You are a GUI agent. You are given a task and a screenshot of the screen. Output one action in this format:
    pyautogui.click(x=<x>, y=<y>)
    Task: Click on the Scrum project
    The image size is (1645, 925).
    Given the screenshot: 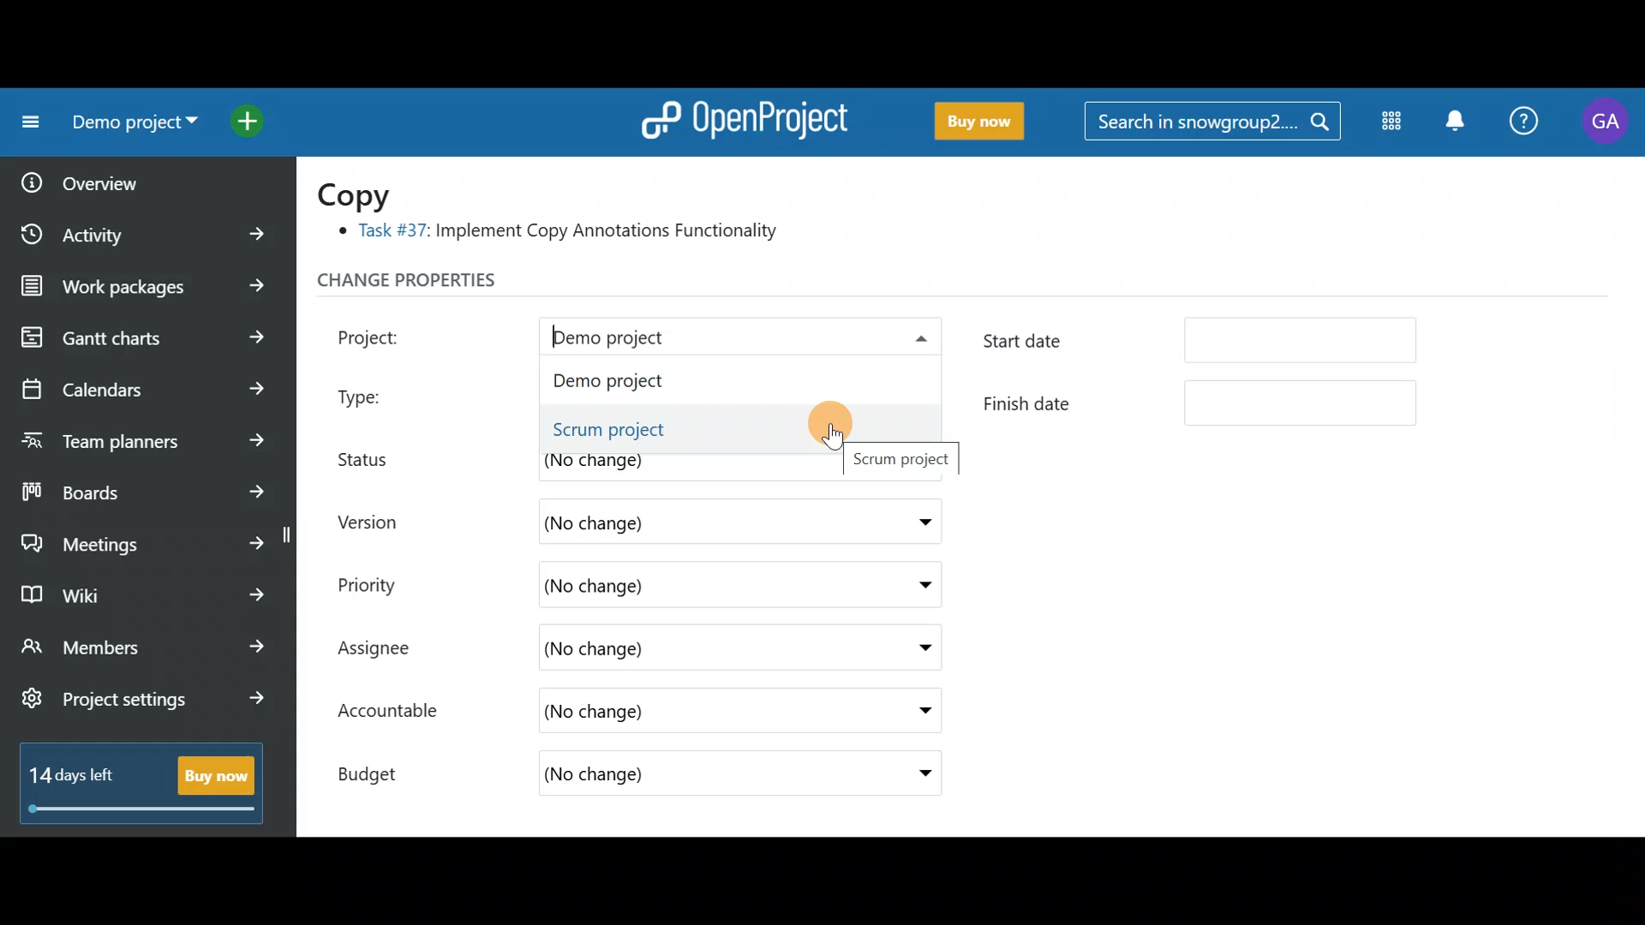 What is the action you would take?
    pyautogui.click(x=697, y=431)
    